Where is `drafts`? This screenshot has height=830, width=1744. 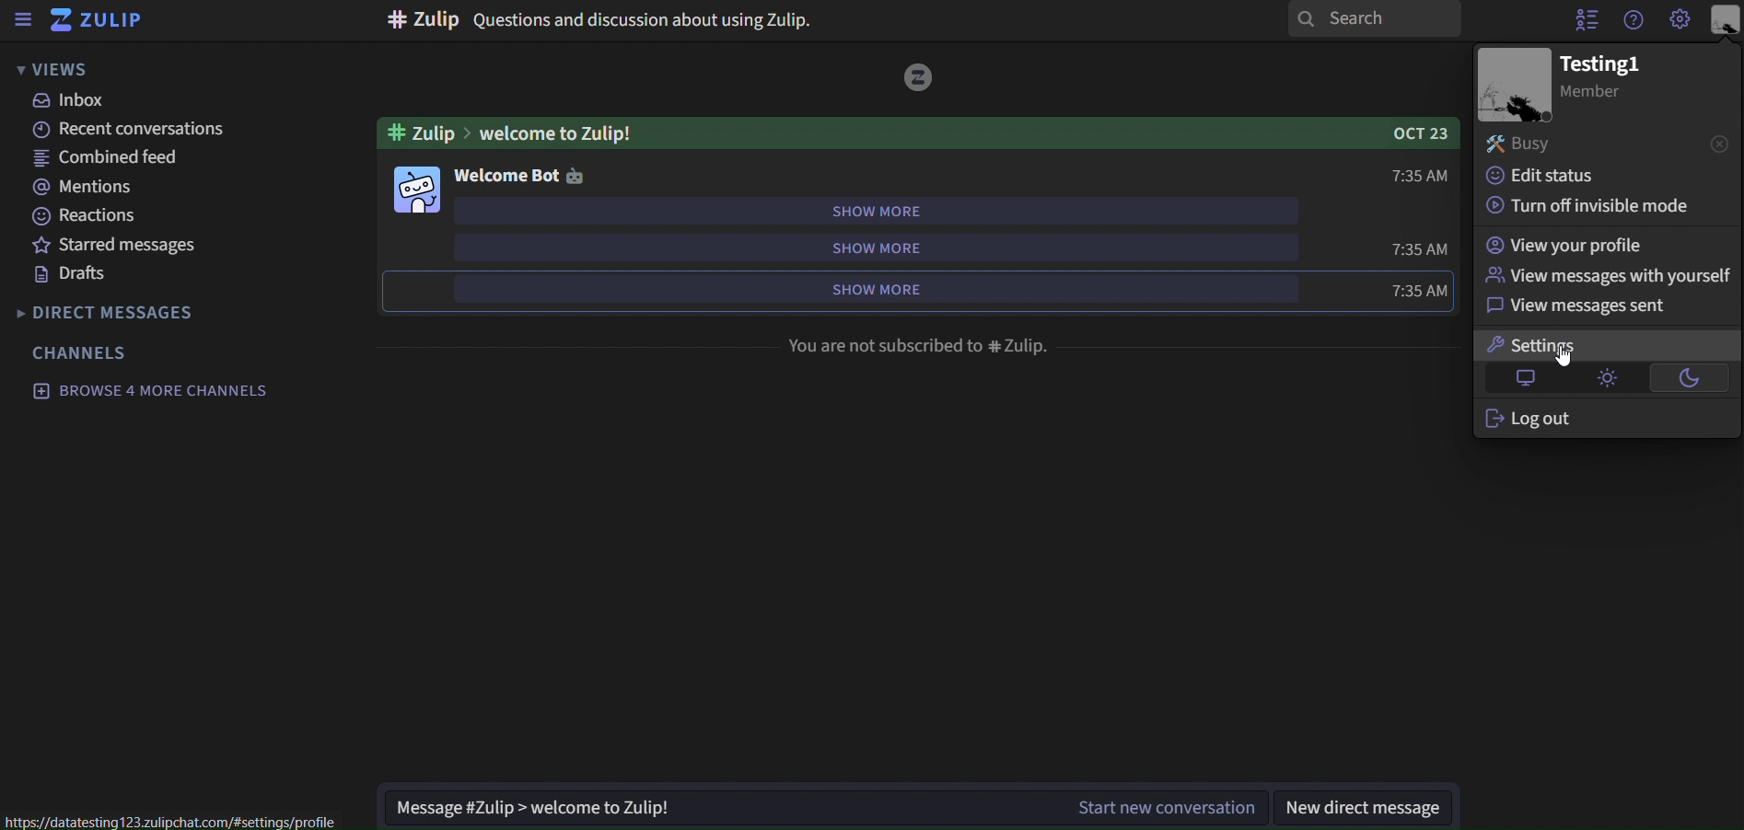 drafts is located at coordinates (71, 274).